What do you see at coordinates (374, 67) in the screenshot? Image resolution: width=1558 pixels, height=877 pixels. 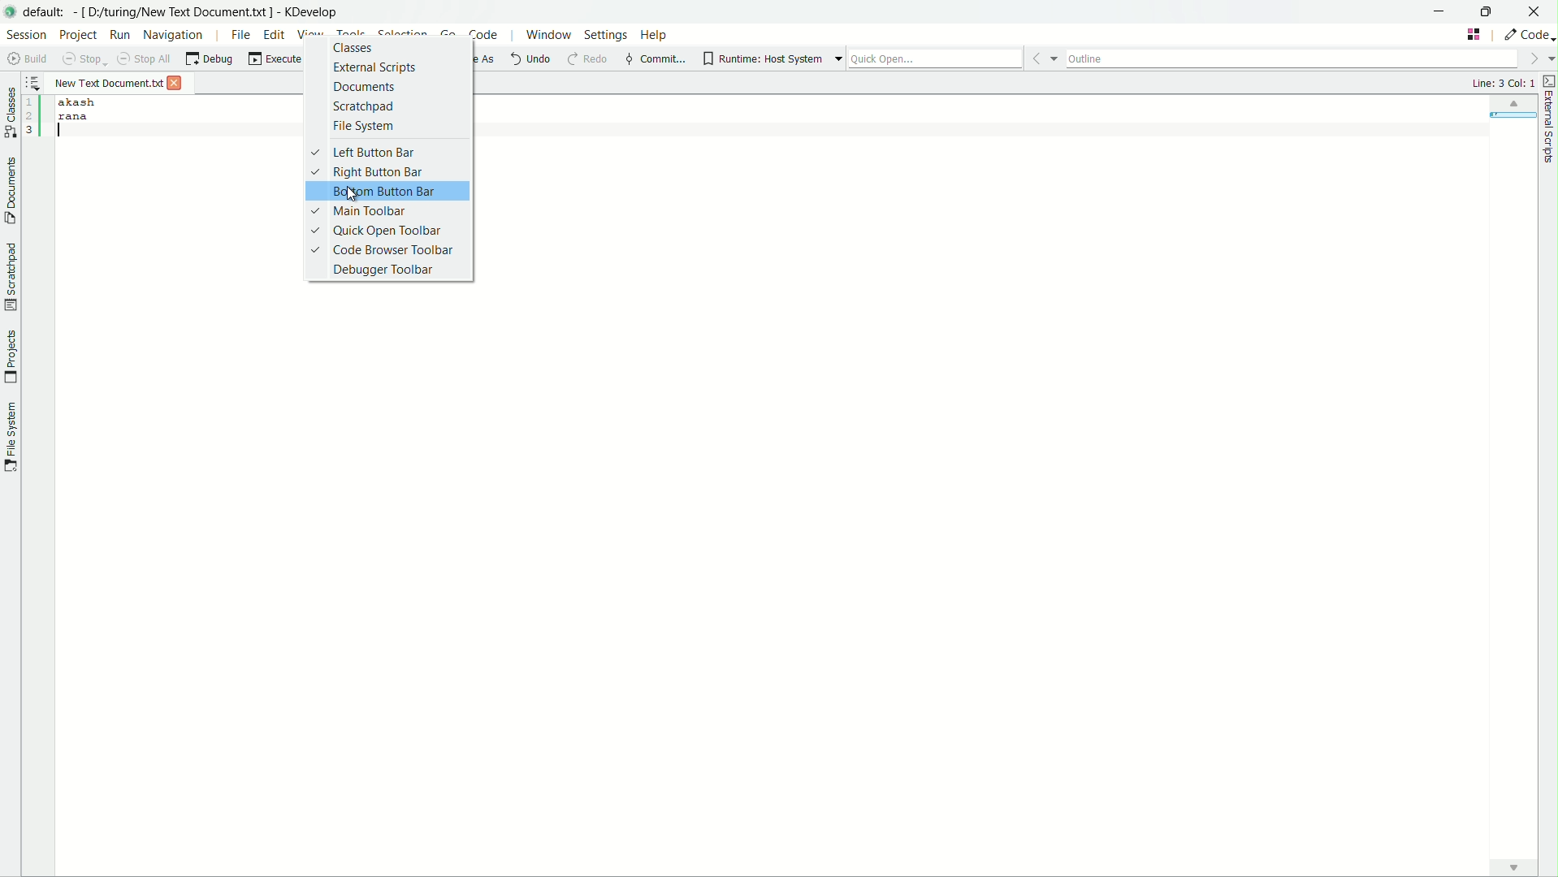 I see `external scripts` at bounding box center [374, 67].